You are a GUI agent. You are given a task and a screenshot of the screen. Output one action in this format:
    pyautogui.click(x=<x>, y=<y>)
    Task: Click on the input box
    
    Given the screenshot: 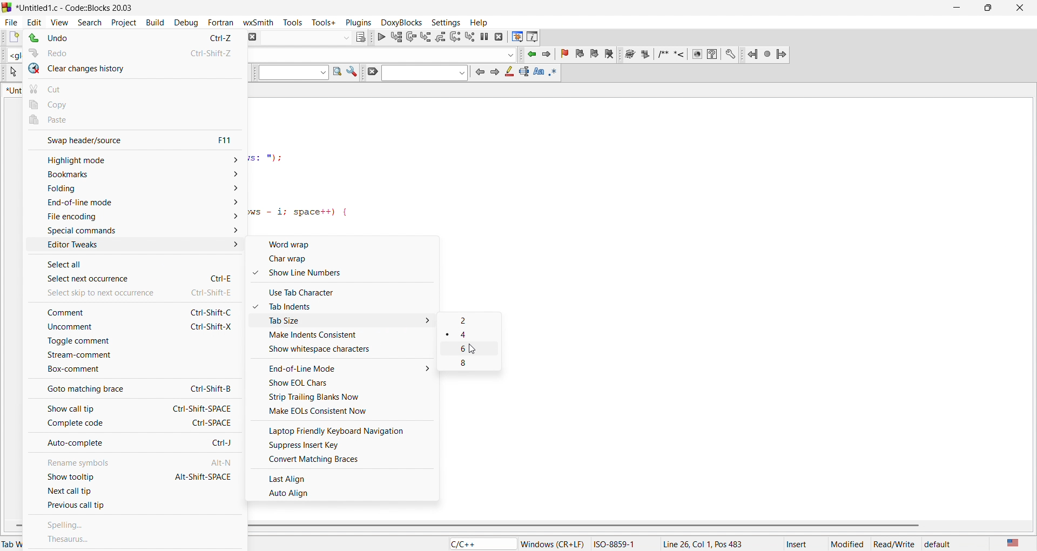 What is the action you would take?
    pyautogui.click(x=307, y=37)
    